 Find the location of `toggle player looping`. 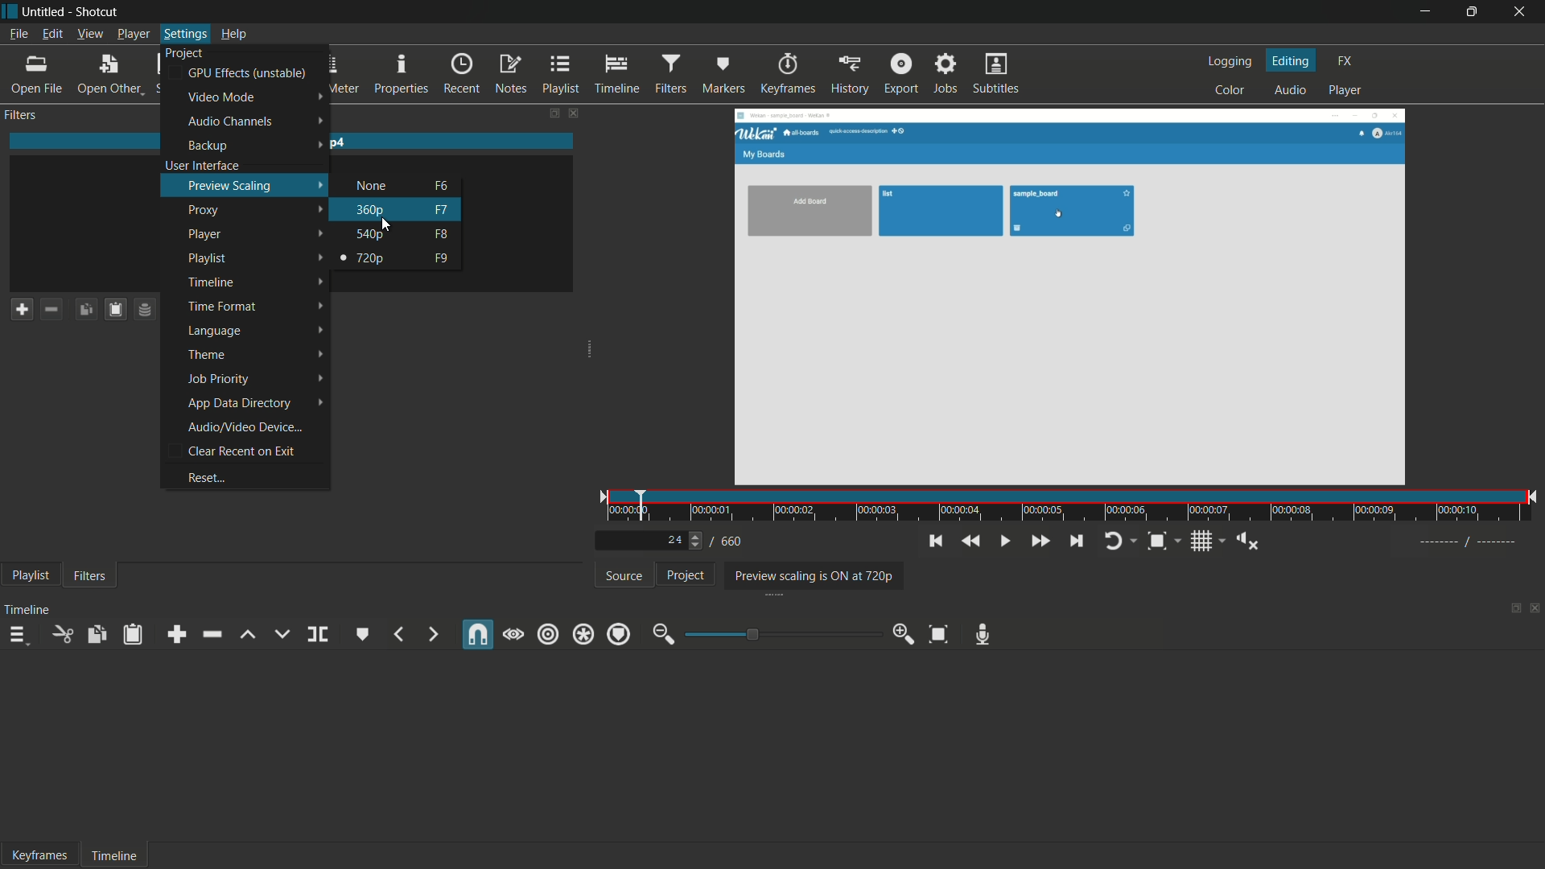

toggle player looping is located at coordinates (1114, 542).